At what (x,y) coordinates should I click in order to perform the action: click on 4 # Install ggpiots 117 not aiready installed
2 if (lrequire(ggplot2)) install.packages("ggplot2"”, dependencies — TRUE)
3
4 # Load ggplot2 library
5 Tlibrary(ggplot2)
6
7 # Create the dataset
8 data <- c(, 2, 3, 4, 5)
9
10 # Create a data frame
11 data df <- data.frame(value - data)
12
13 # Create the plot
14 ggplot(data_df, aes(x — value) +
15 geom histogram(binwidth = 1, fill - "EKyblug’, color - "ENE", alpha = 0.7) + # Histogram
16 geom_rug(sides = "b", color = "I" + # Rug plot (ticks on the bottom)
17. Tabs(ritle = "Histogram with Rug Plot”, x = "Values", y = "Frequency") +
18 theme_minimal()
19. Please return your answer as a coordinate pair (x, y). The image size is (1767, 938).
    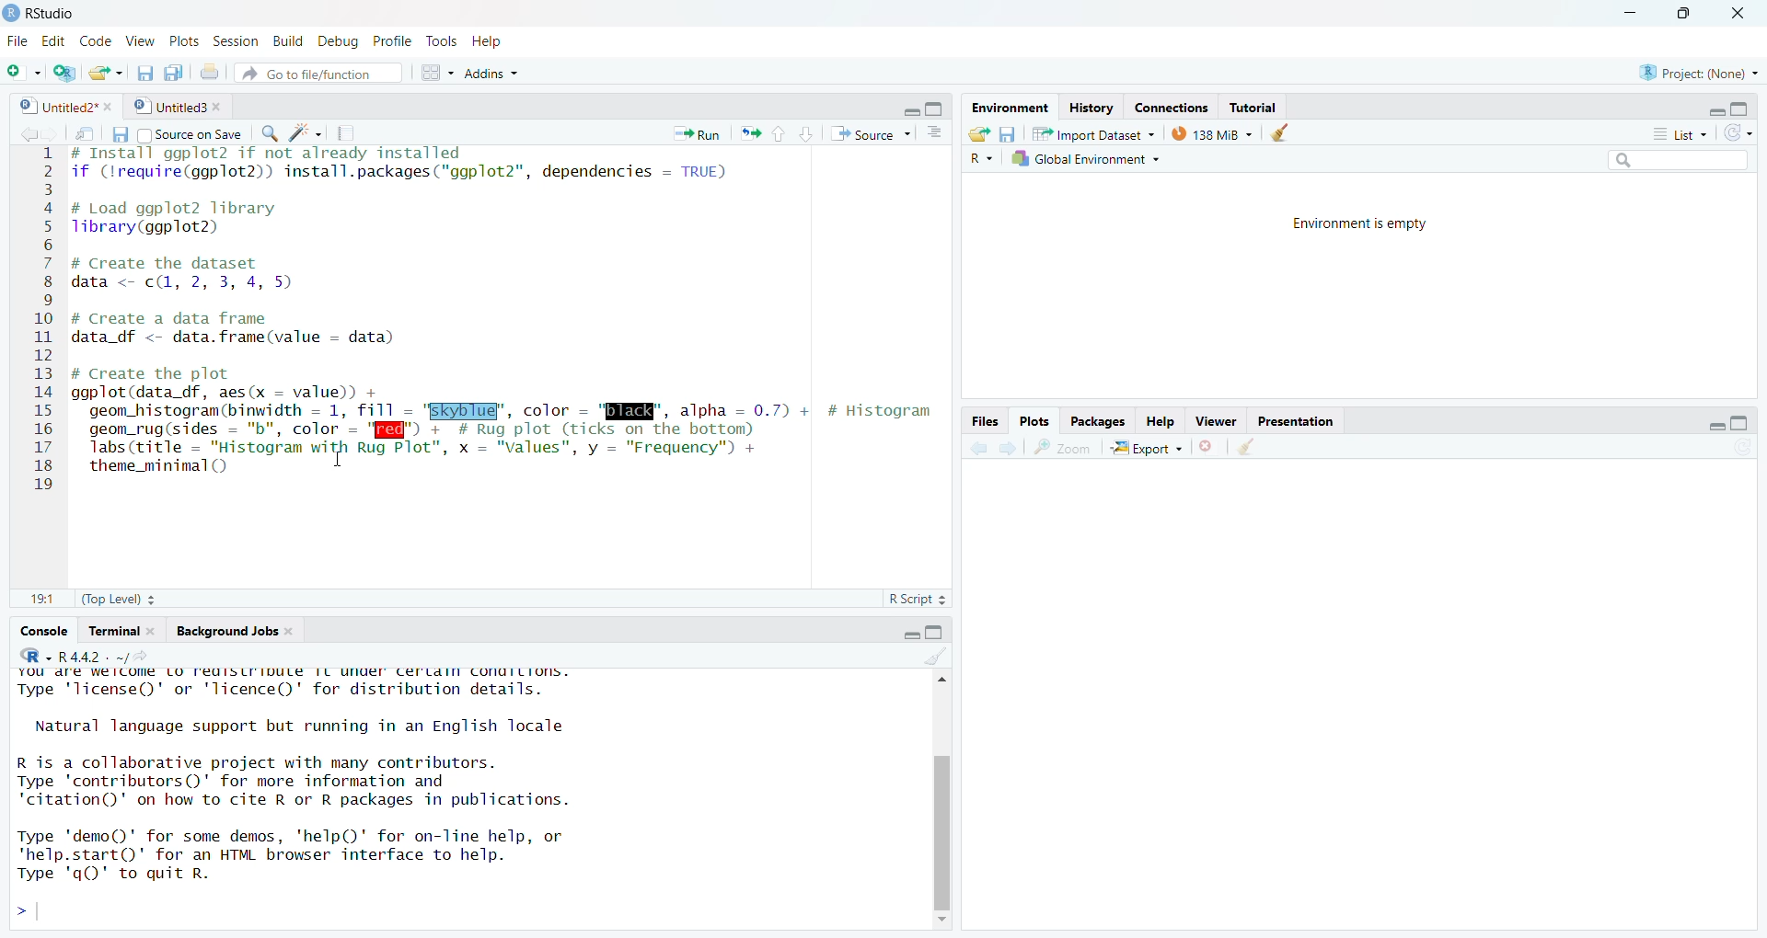
    Looking at the image, I should click on (458, 332).